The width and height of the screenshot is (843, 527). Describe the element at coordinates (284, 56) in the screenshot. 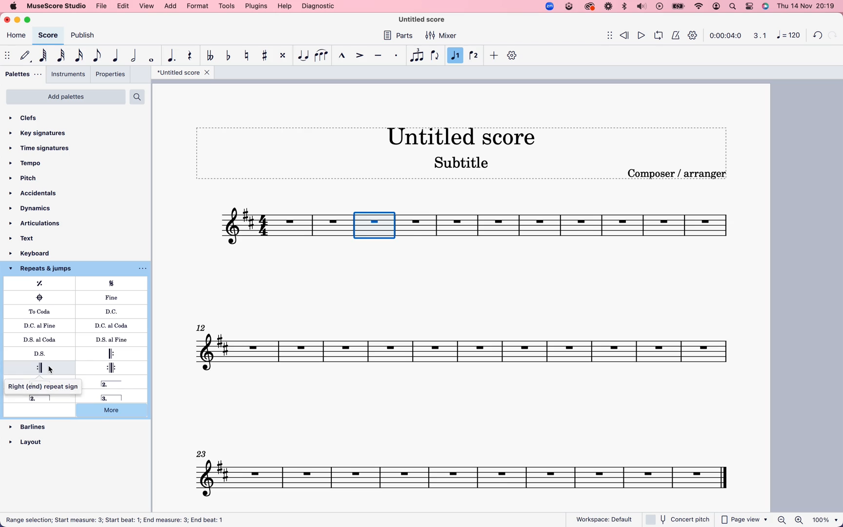

I see `toggle double sharp` at that location.